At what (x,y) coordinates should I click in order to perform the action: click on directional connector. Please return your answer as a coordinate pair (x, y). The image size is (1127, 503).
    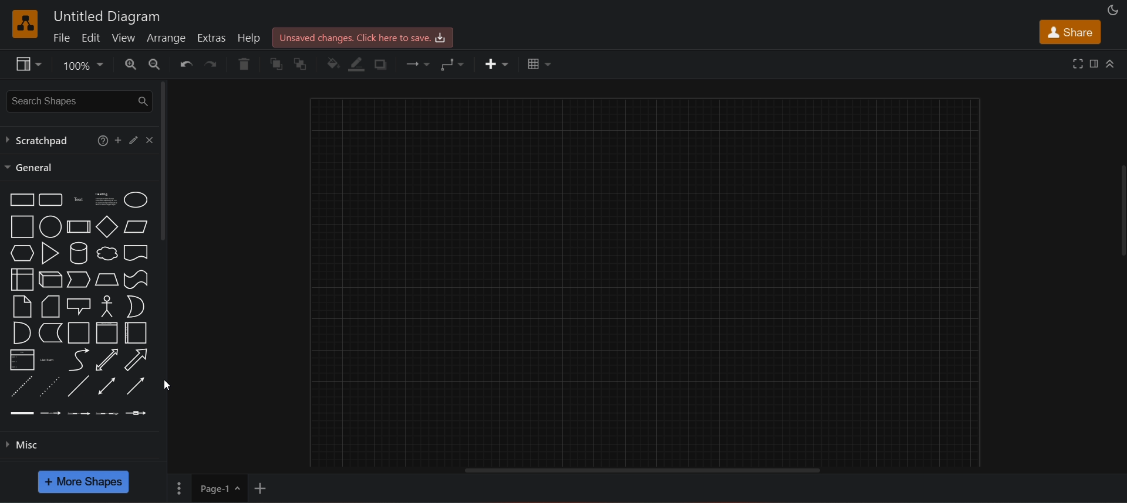
    Looking at the image, I should click on (136, 386).